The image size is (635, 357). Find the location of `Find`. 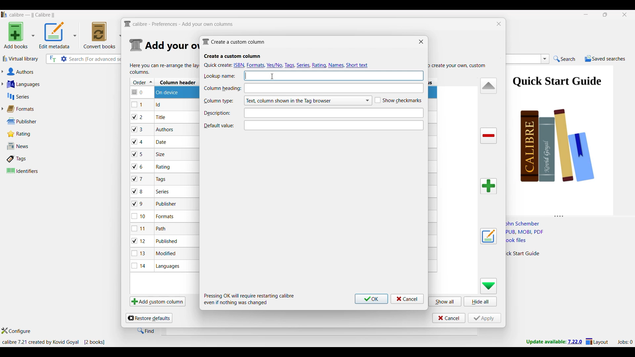

Find is located at coordinates (146, 331).